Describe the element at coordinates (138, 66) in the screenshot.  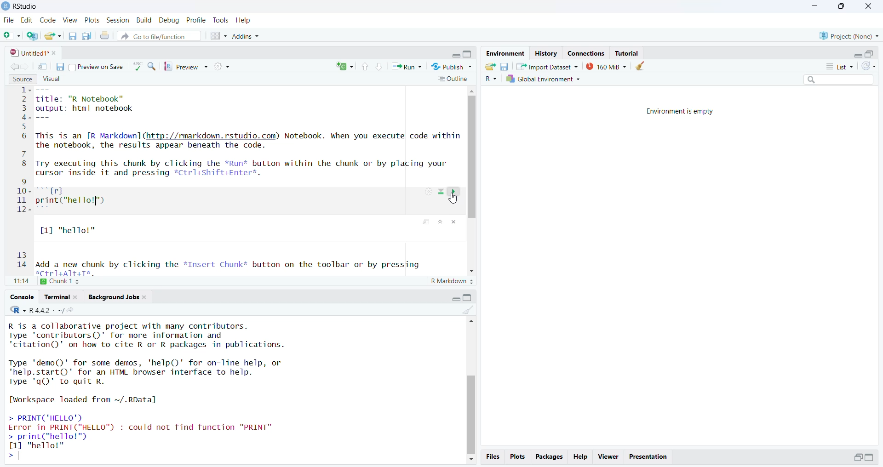
I see `language` at that location.